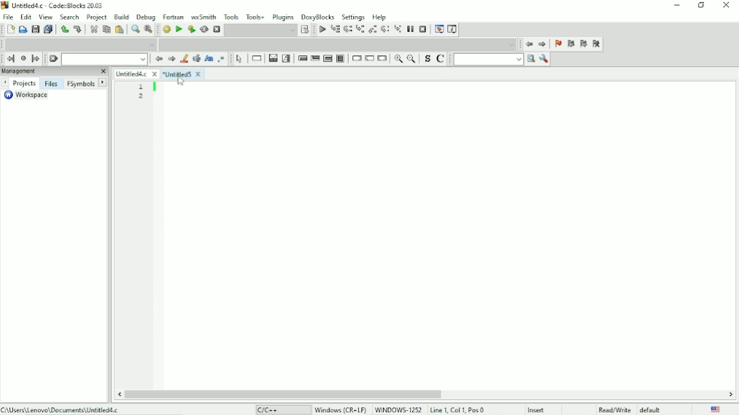 The image size is (739, 415). What do you see at coordinates (167, 30) in the screenshot?
I see `Build` at bounding box center [167, 30].